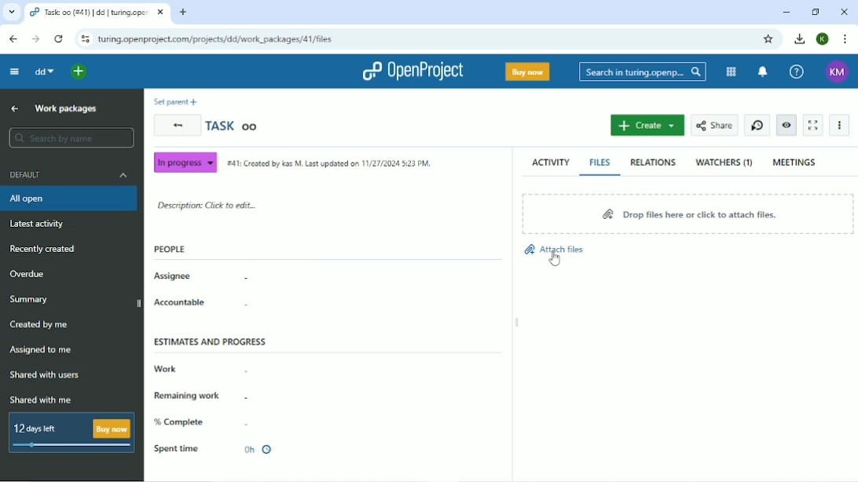 The image size is (858, 482). I want to click on Restore down, so click(815, 12).